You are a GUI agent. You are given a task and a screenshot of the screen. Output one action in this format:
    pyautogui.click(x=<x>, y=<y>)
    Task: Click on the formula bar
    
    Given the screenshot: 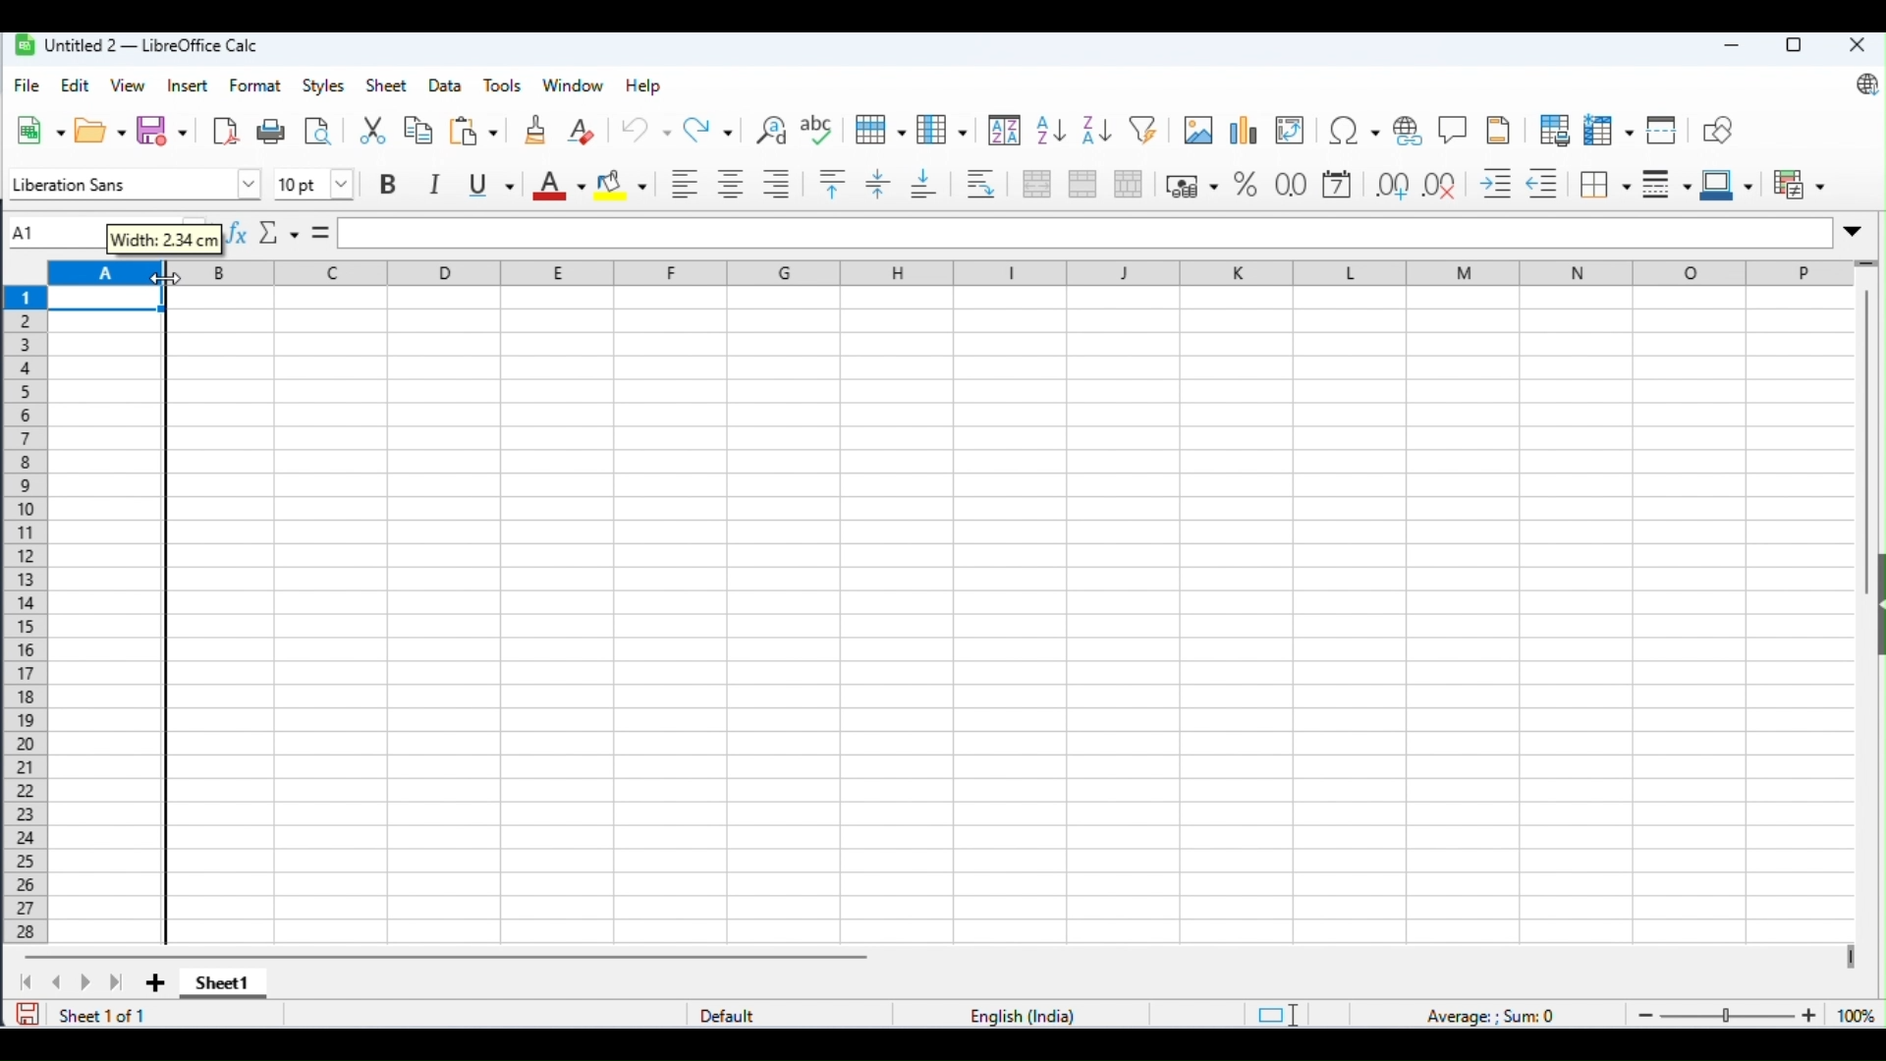 What is the action you would take?
    pyautogui.click(x=1083, y=234)
    